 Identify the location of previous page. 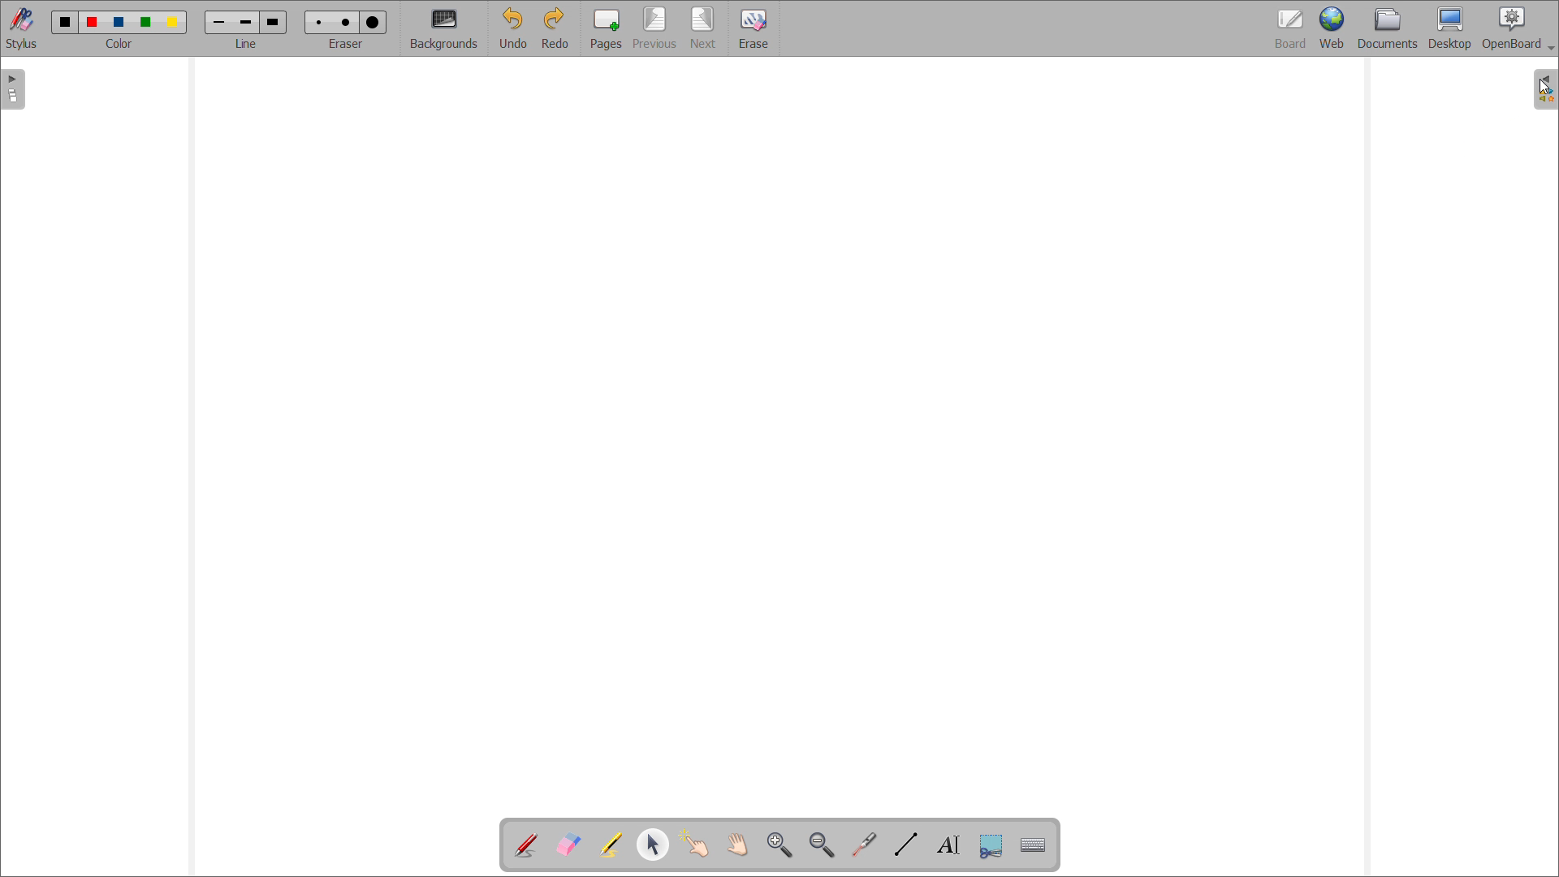
(655, 27).